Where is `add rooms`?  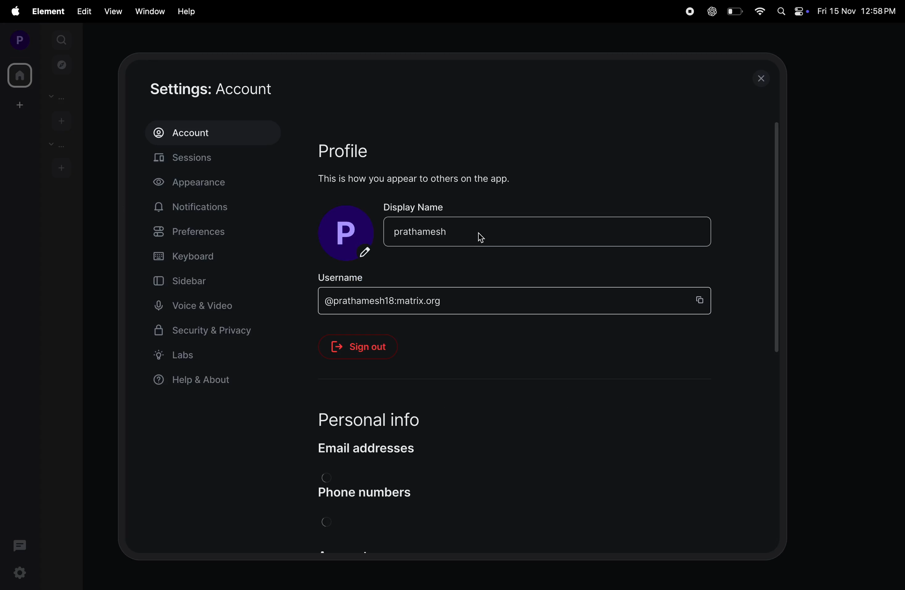 add rooms is located at coordinates (61, 167).